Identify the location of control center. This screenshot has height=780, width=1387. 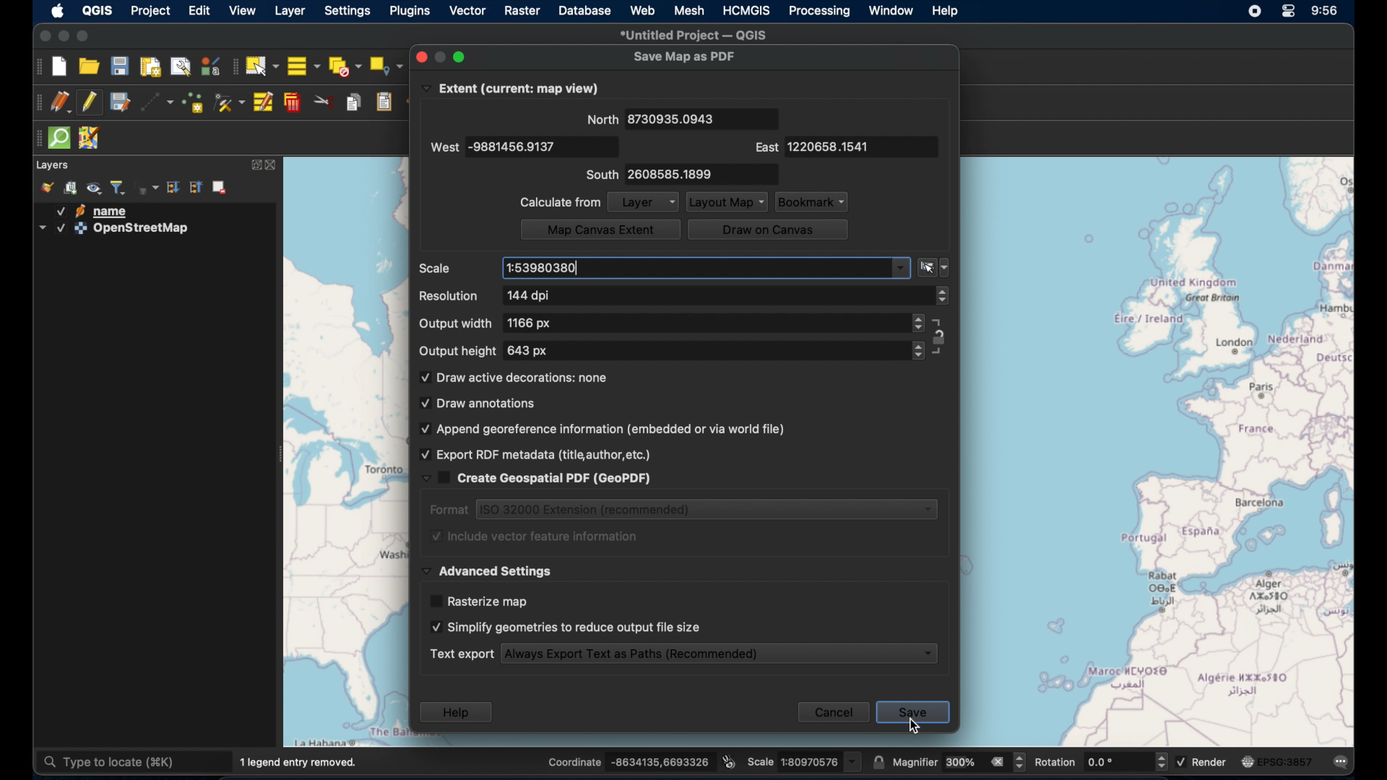
(1289, 11).